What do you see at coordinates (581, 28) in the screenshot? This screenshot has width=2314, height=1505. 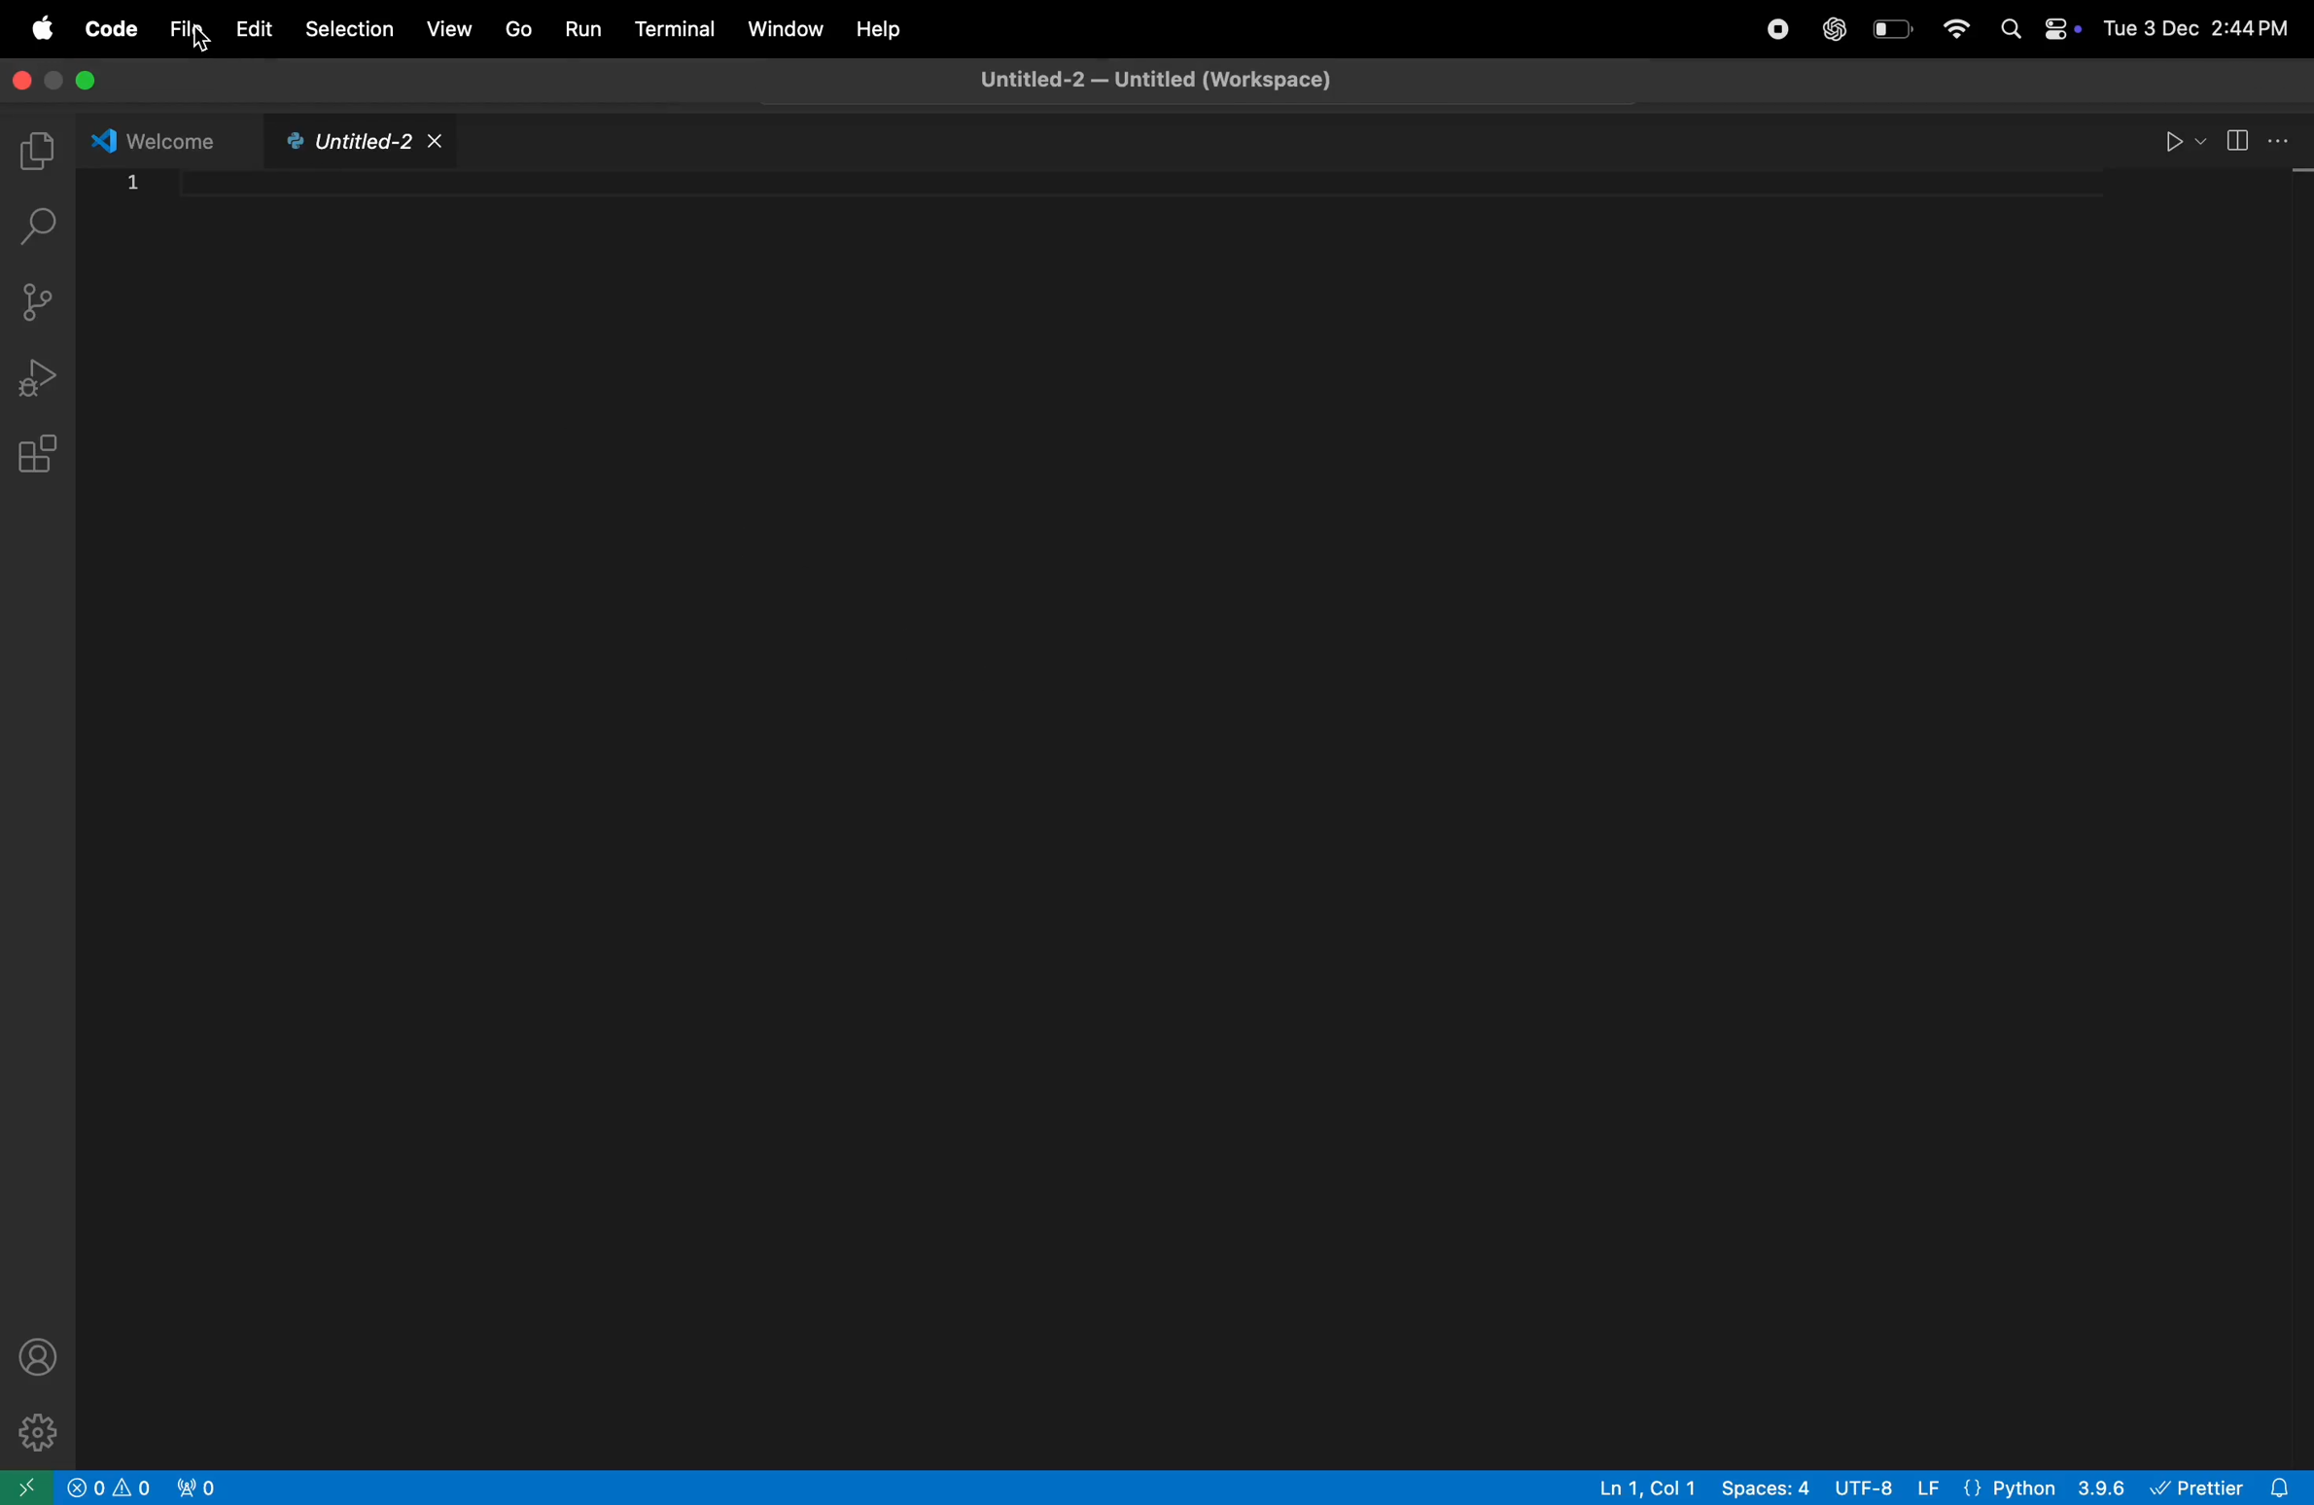 I see `run` at bounding box center [581, 28].